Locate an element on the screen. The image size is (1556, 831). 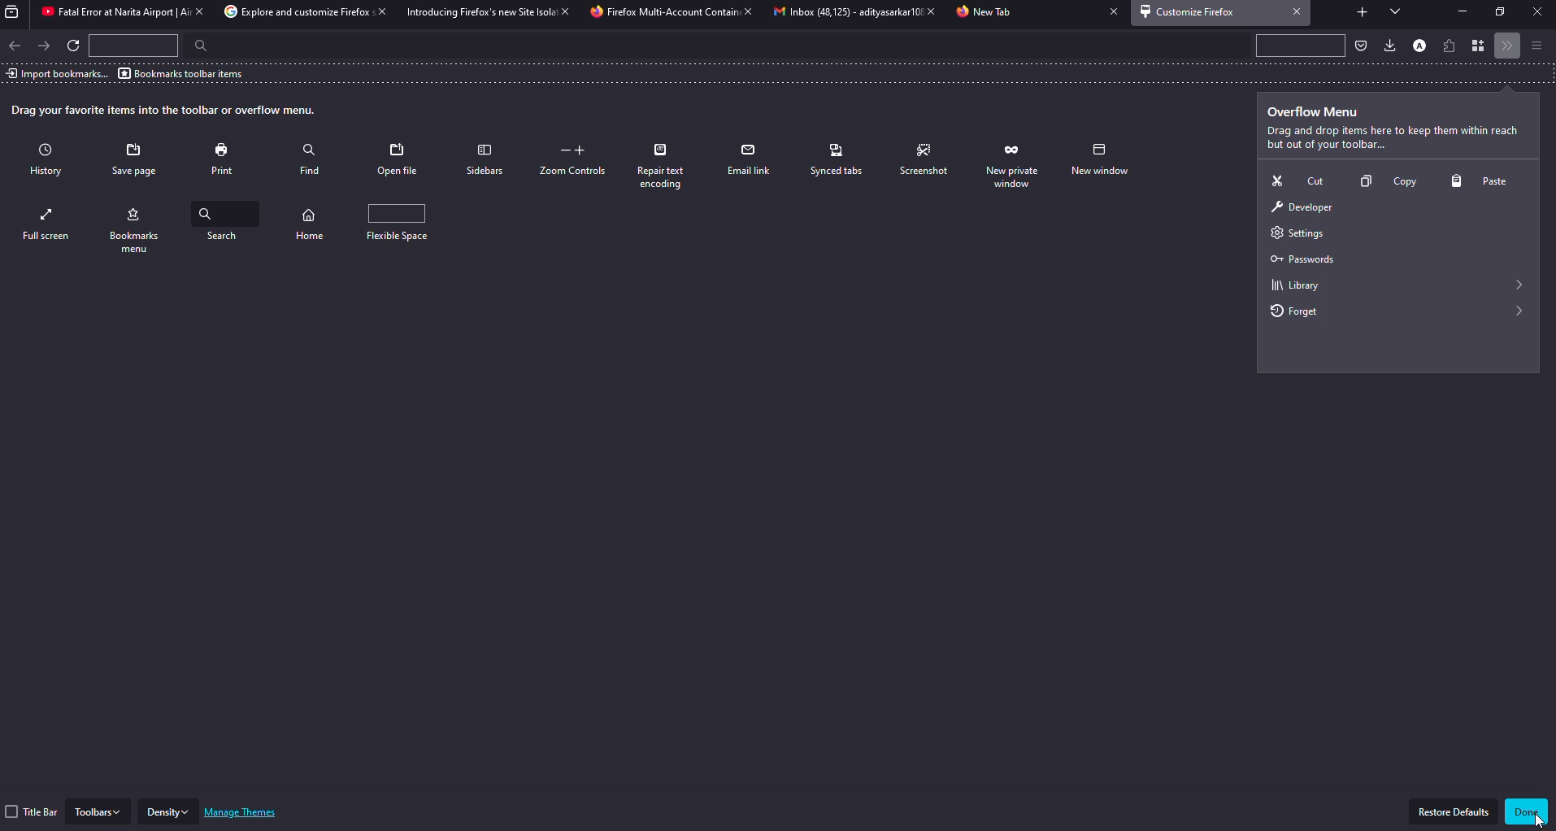
tab is located at coordinates (107, 13).